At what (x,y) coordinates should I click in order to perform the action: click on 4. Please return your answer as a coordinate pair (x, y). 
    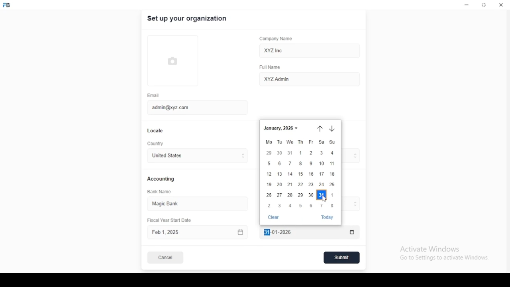
    Looking at the image, I should click on (290, 206).